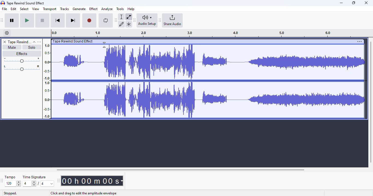 Image resolution: width=373 pixels, height=196 pixels. What do you see at coordinates (42, 21) in the screenshot?
I see `stop` at bounding box center [42, 21].